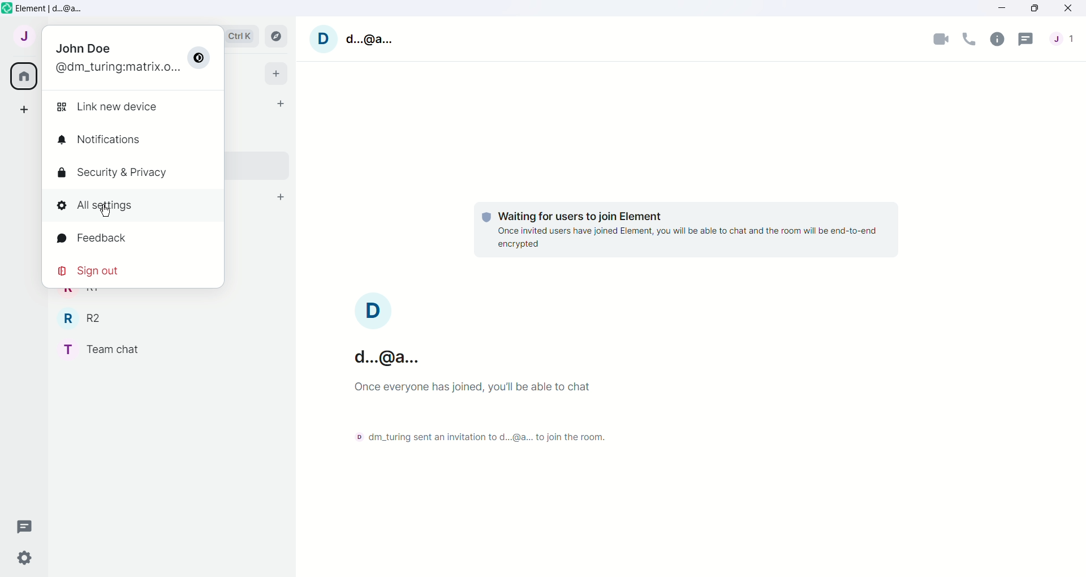  What do you see at coordinates (133, 140) in the screenshot?
I see `Notifications` at bounding box center [133, 140].